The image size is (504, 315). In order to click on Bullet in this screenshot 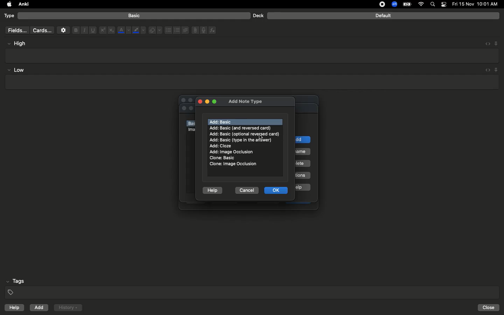, I will do `click(168, 30)`.